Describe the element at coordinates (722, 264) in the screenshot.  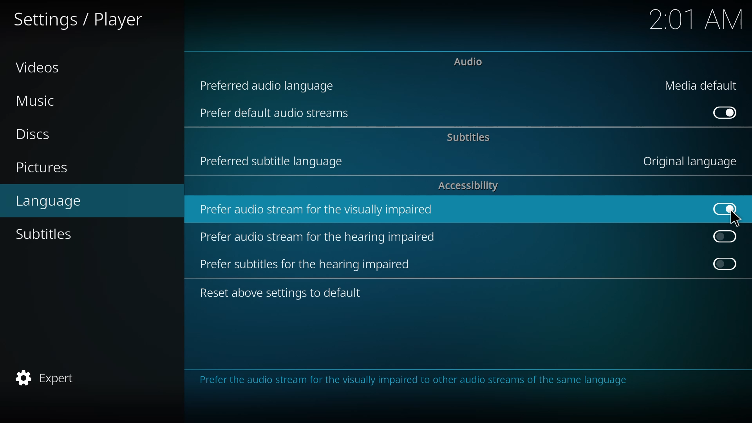
I see `click to enable` at that location.